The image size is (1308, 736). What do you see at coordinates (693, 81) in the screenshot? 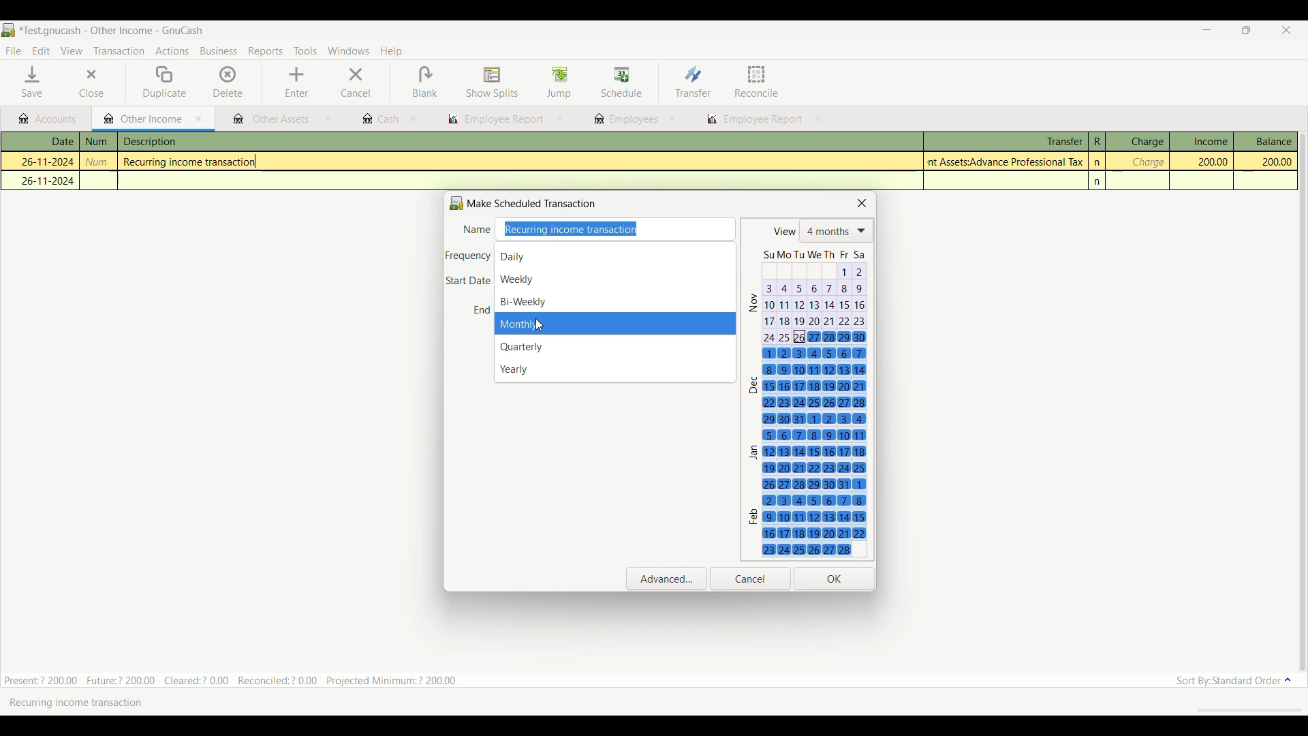
I see `Transfer` at bounding box center [693, 81].